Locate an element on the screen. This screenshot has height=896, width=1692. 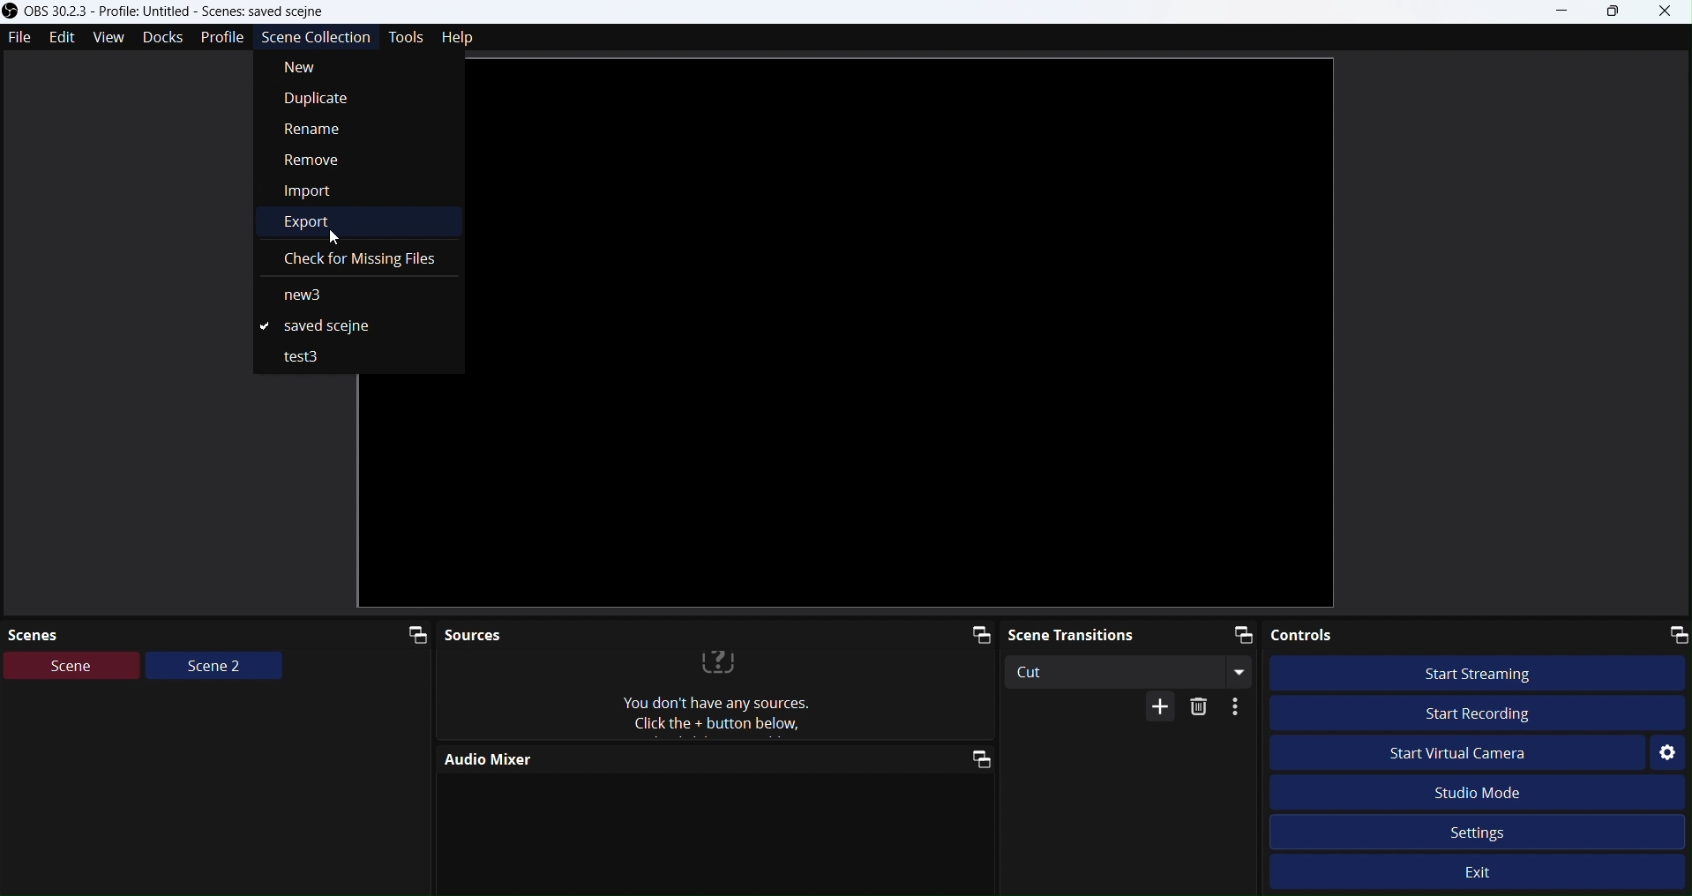
Exit is located at coordinates (1483, 875).